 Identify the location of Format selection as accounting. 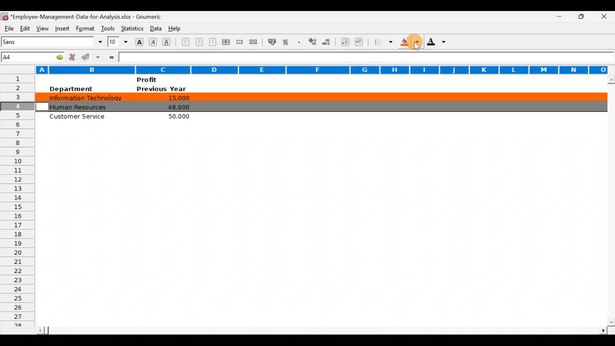
(272, 41).